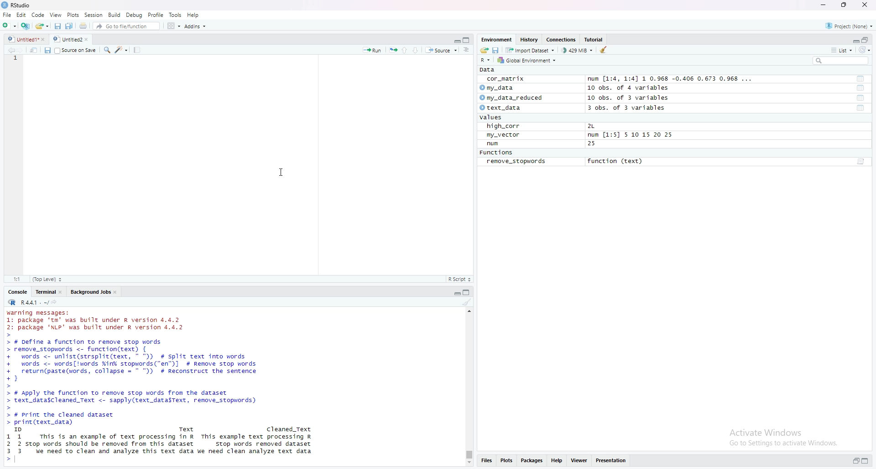 This screenshot has width=876, height=469. What do you see at coordinates (564, 162) in the screenshot?
I see `remove_stopwords function (text)` at bounding box center [564, 162].